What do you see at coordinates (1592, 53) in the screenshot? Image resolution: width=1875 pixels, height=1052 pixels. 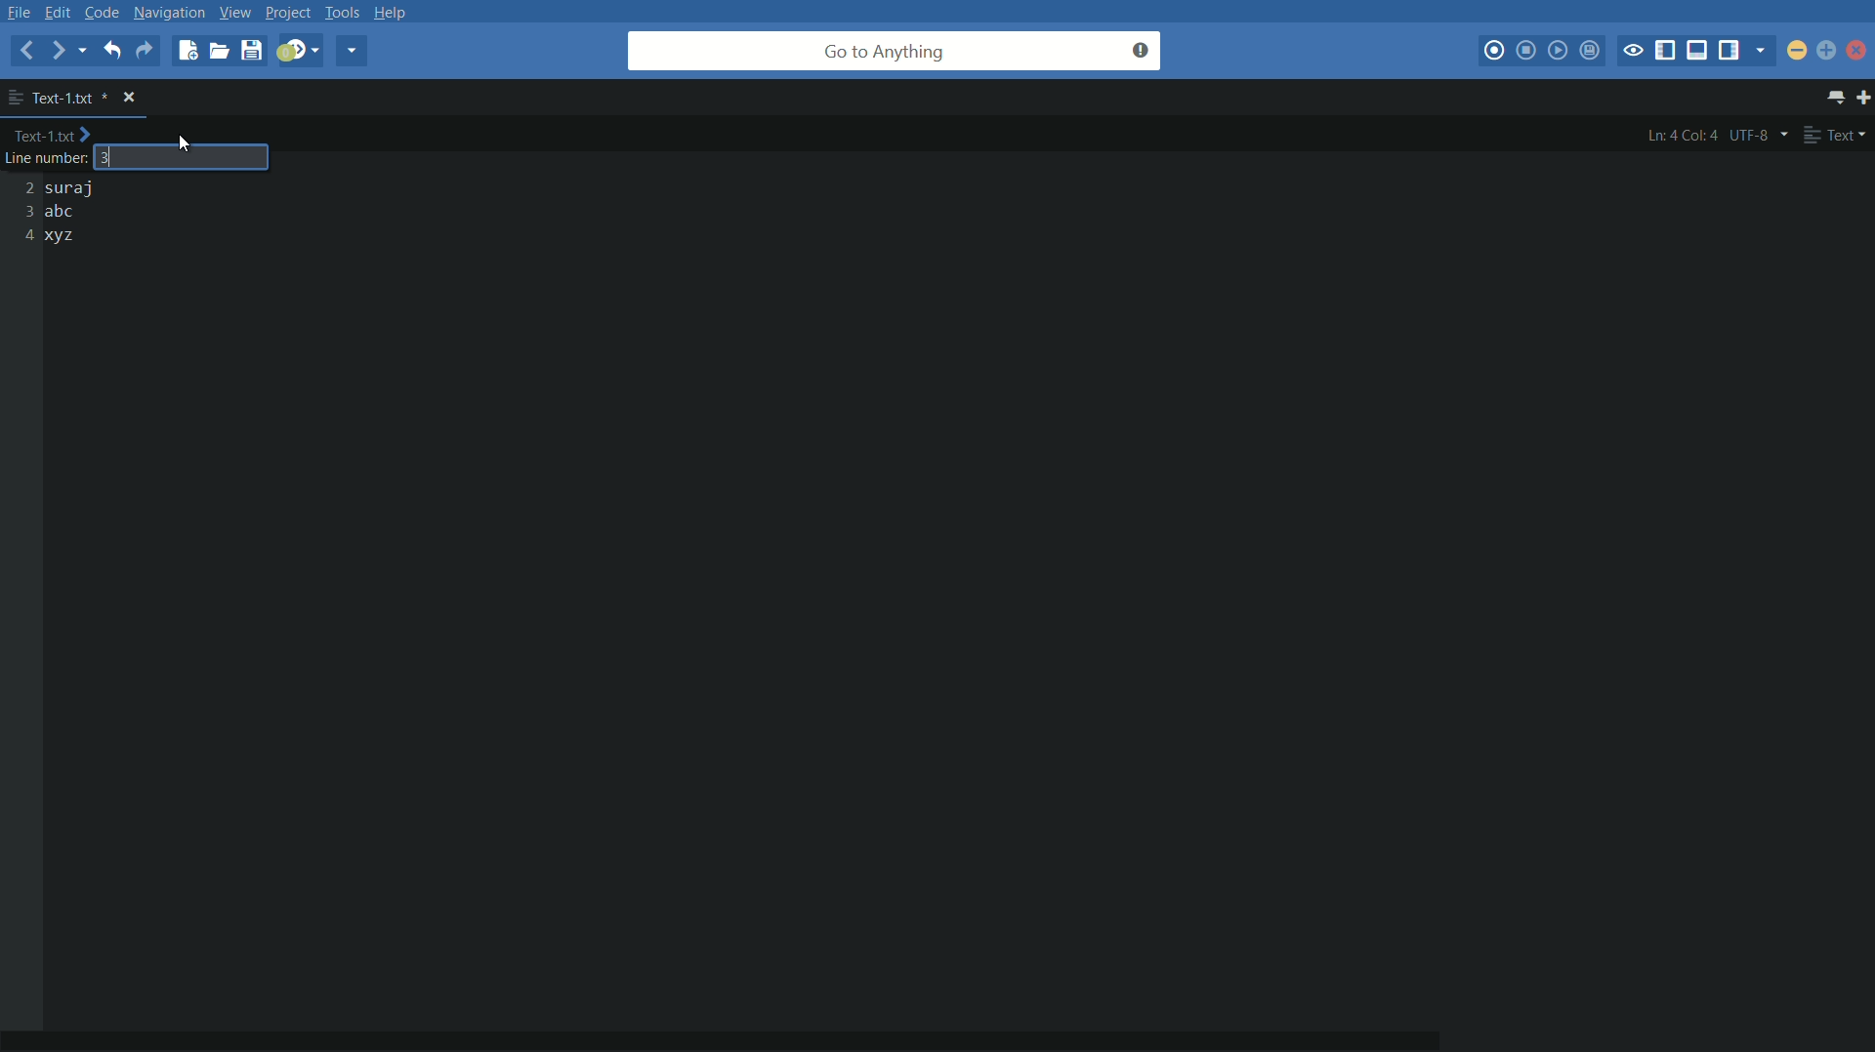 I see `save macro to toolbox` at bounding box center [1592, 53].